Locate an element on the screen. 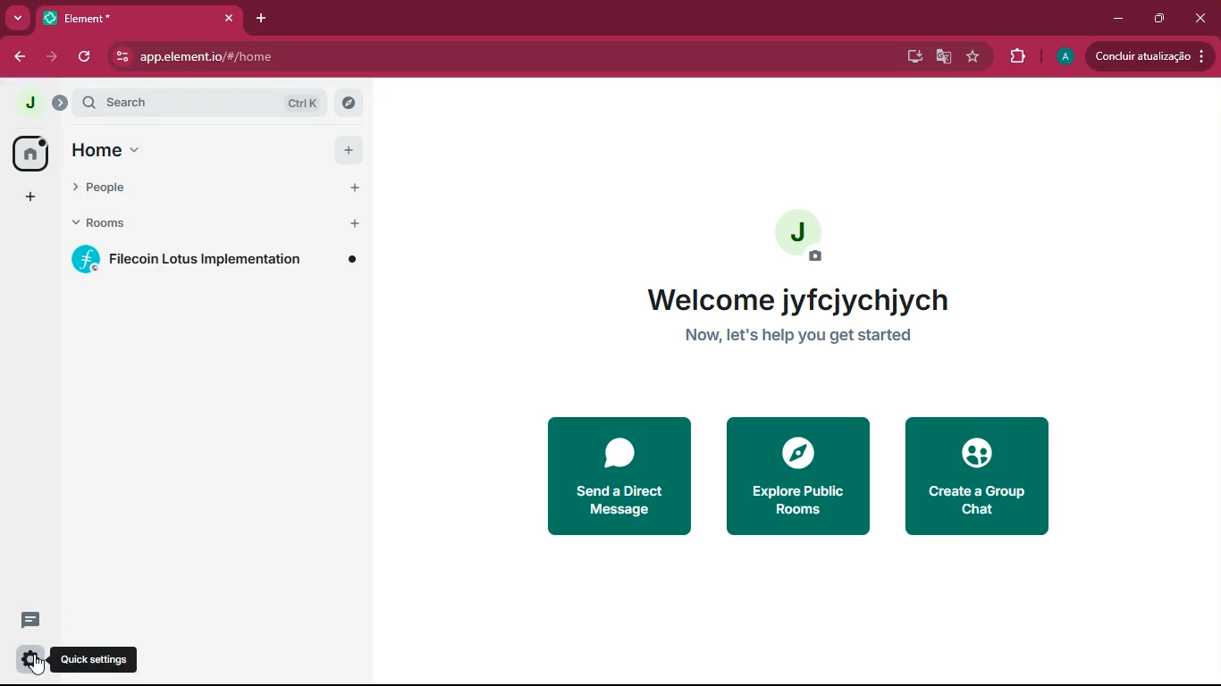  welcome jyfcjychjych is located at coordinates (801, 301).